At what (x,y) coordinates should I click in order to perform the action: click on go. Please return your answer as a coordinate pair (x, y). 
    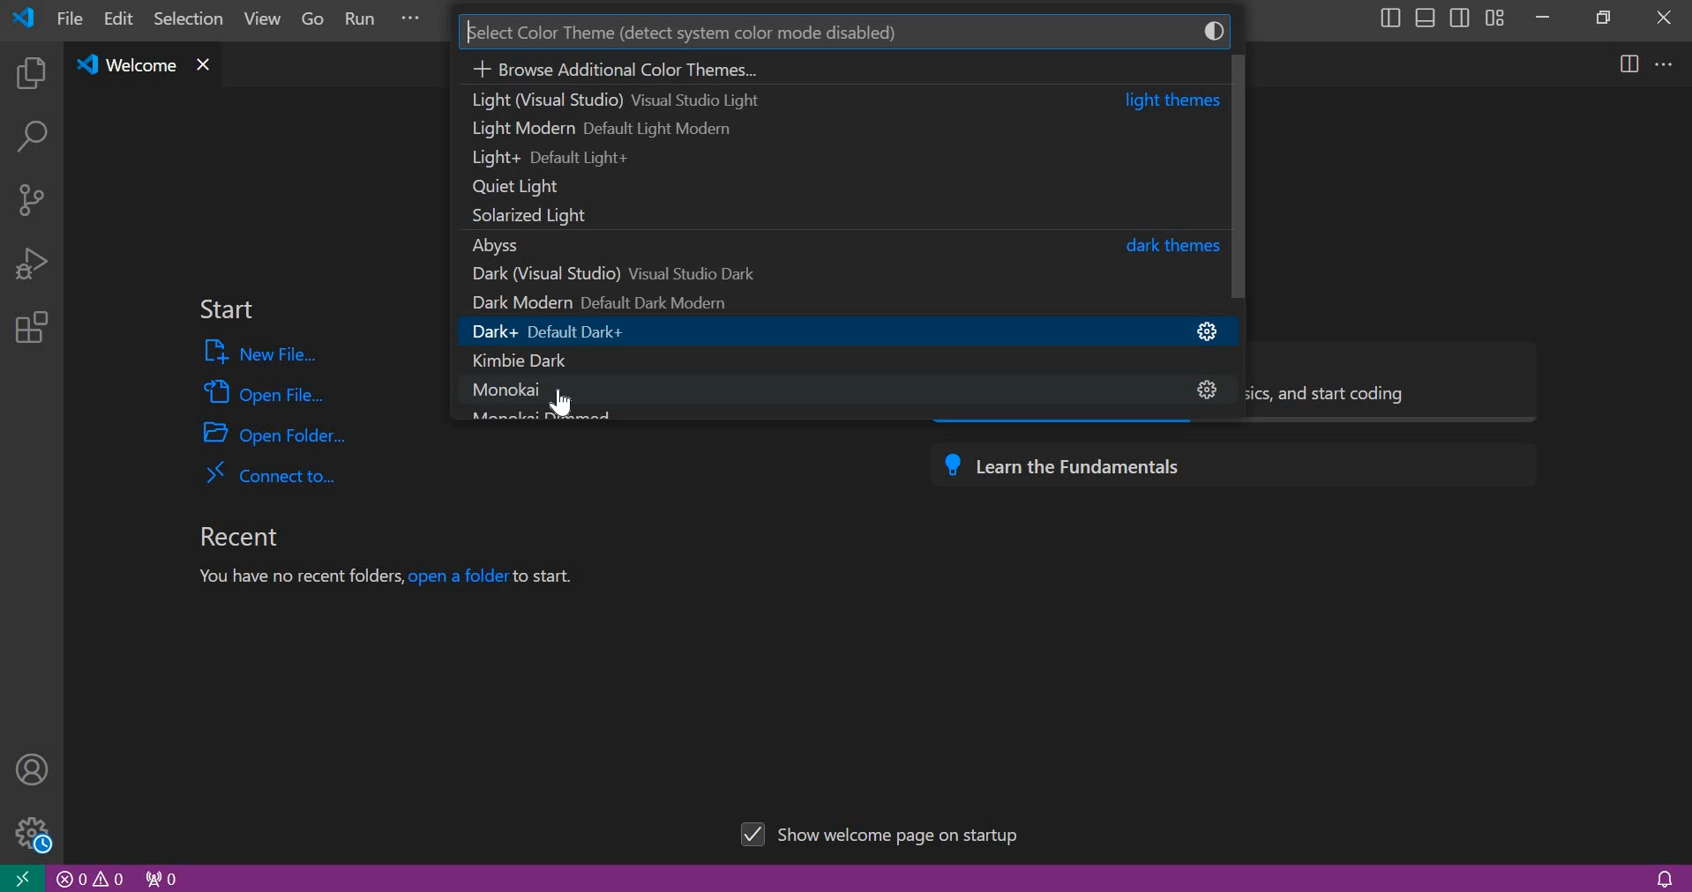
    Looking at the image, I should click on (313, 21).